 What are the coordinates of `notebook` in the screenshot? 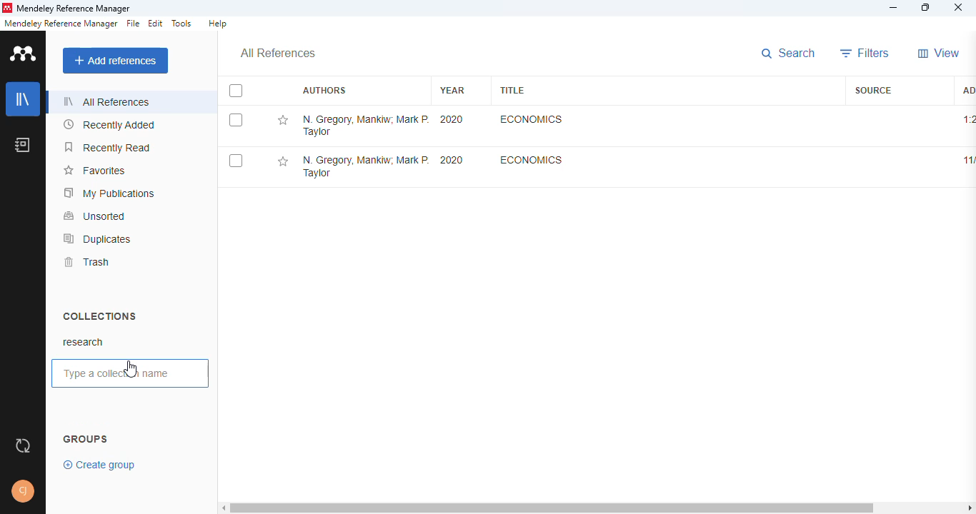 It's located at (23, 144).